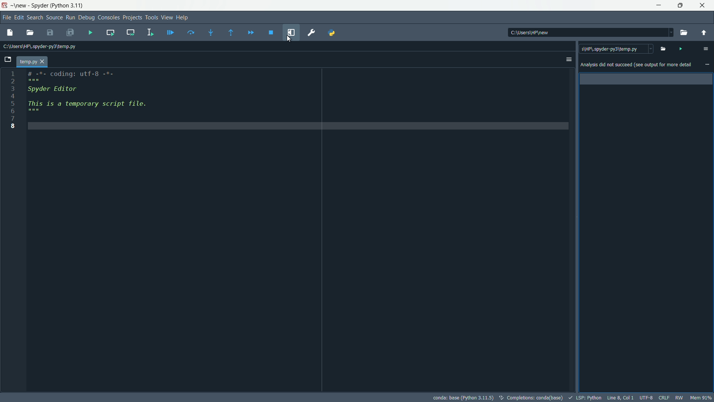  Describe the element at coordinates (565, 60) in the screenshot. I see `Hamburger Menu` at that location.